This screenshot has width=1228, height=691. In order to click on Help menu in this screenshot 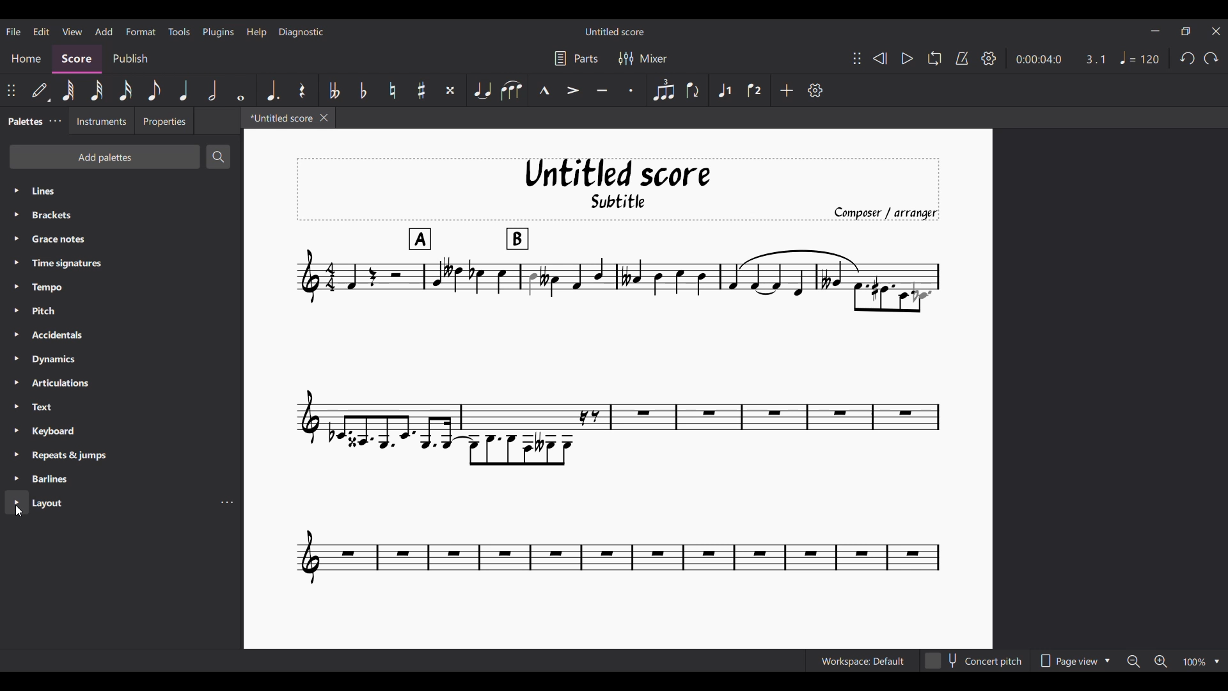, I will do `click(256, 32)`.